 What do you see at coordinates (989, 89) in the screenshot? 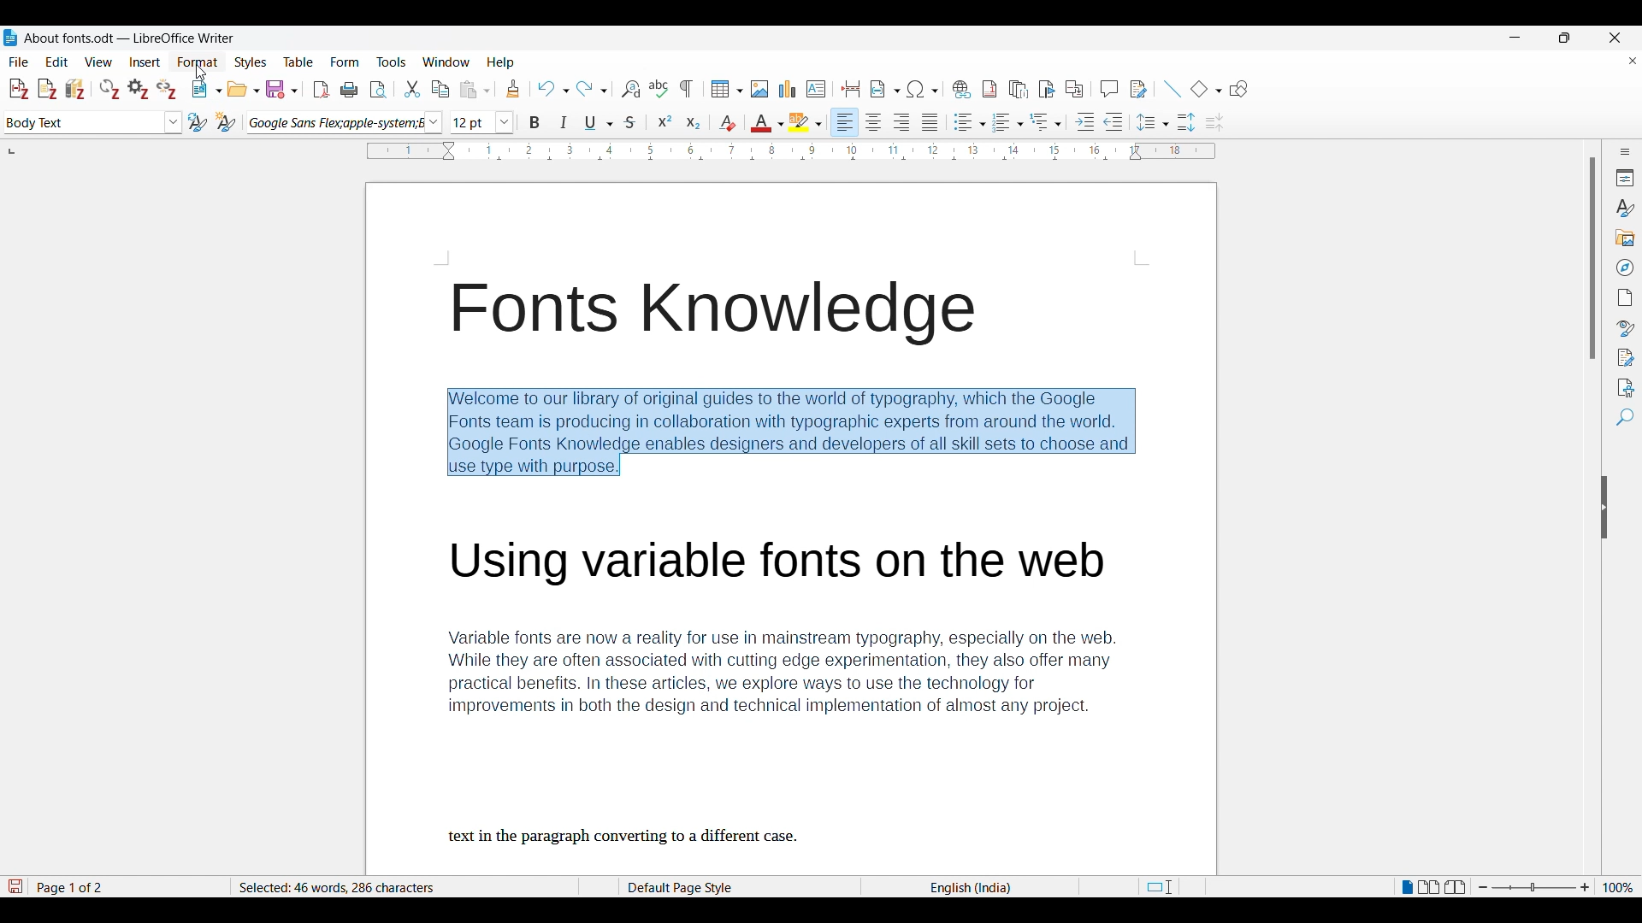
I see `Insert footnote` at bounding box center [989, 89].